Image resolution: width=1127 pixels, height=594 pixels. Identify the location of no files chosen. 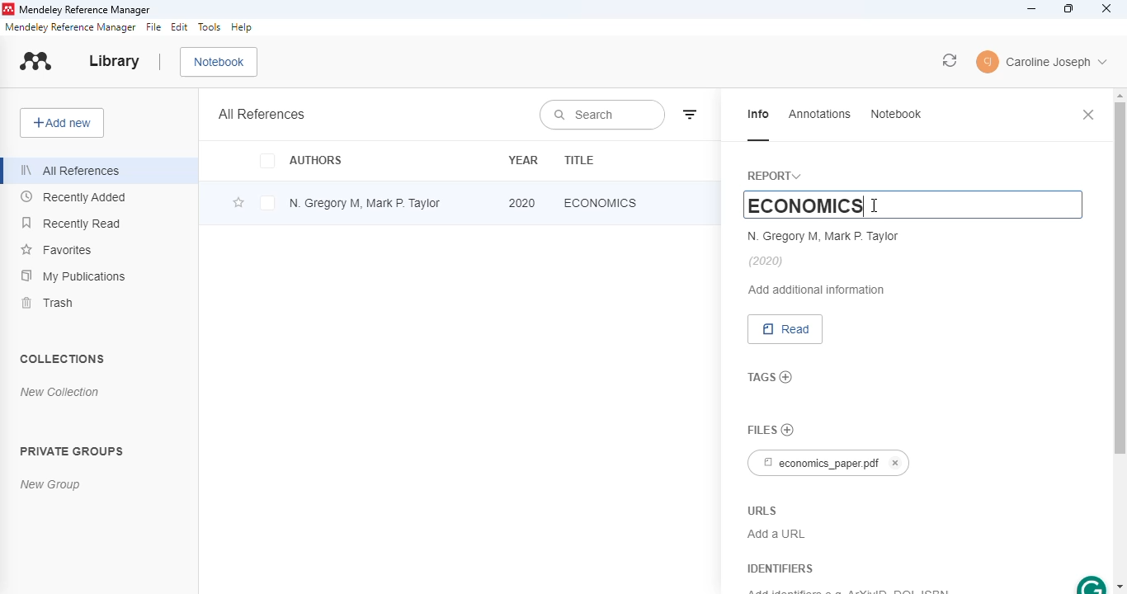
(788, 430).